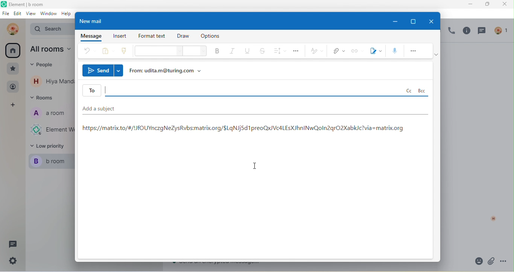  Describe the element at coordinates (31, 4) in the screenshot. I see `Element | b room` at that location.